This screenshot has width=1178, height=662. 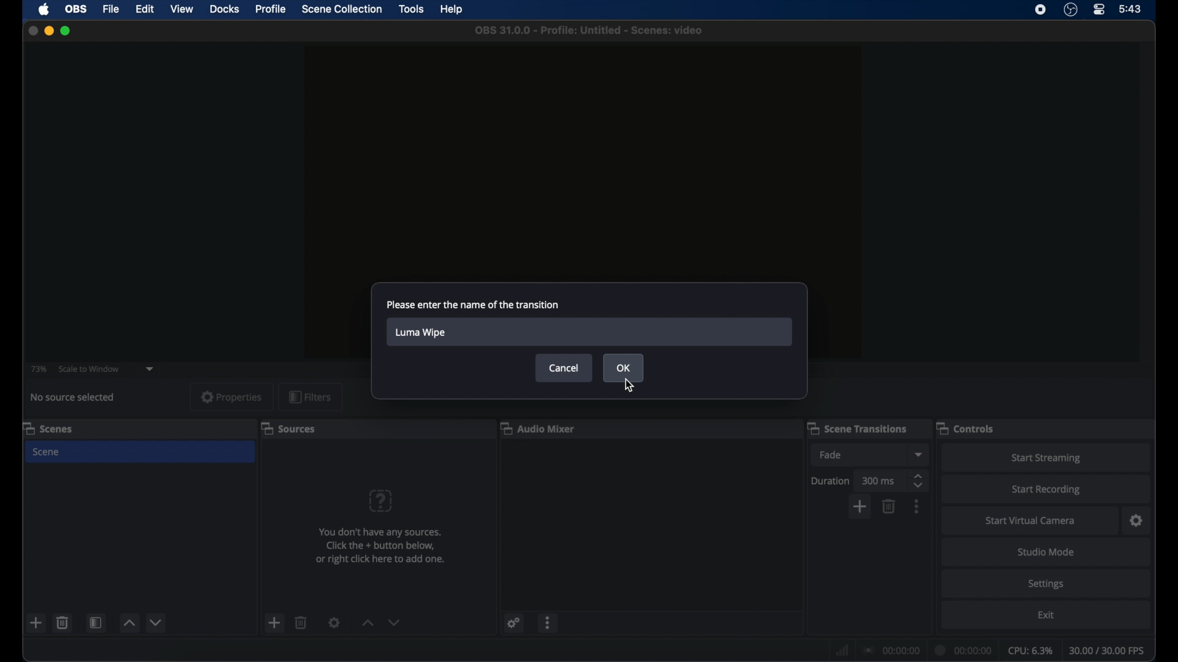 I want to click on scenes, so click(x=50, y=428).